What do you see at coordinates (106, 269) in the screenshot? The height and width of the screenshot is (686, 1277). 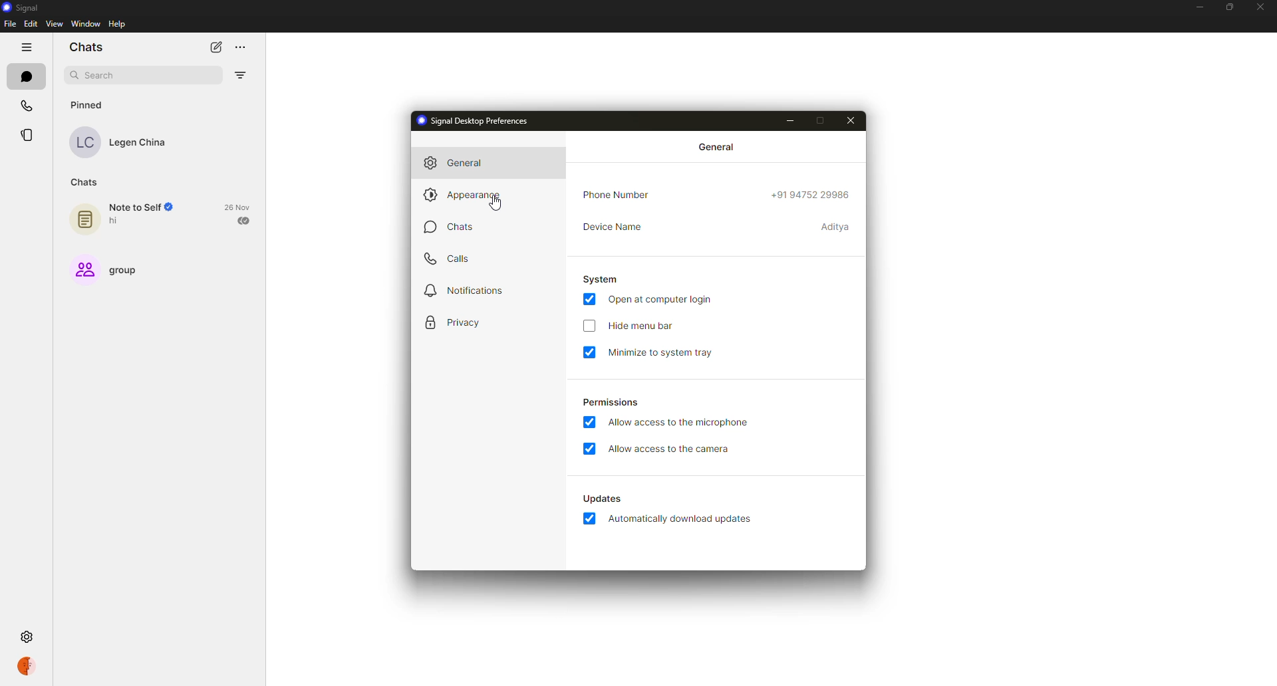 I see `group` at bounding box center [106, 269].